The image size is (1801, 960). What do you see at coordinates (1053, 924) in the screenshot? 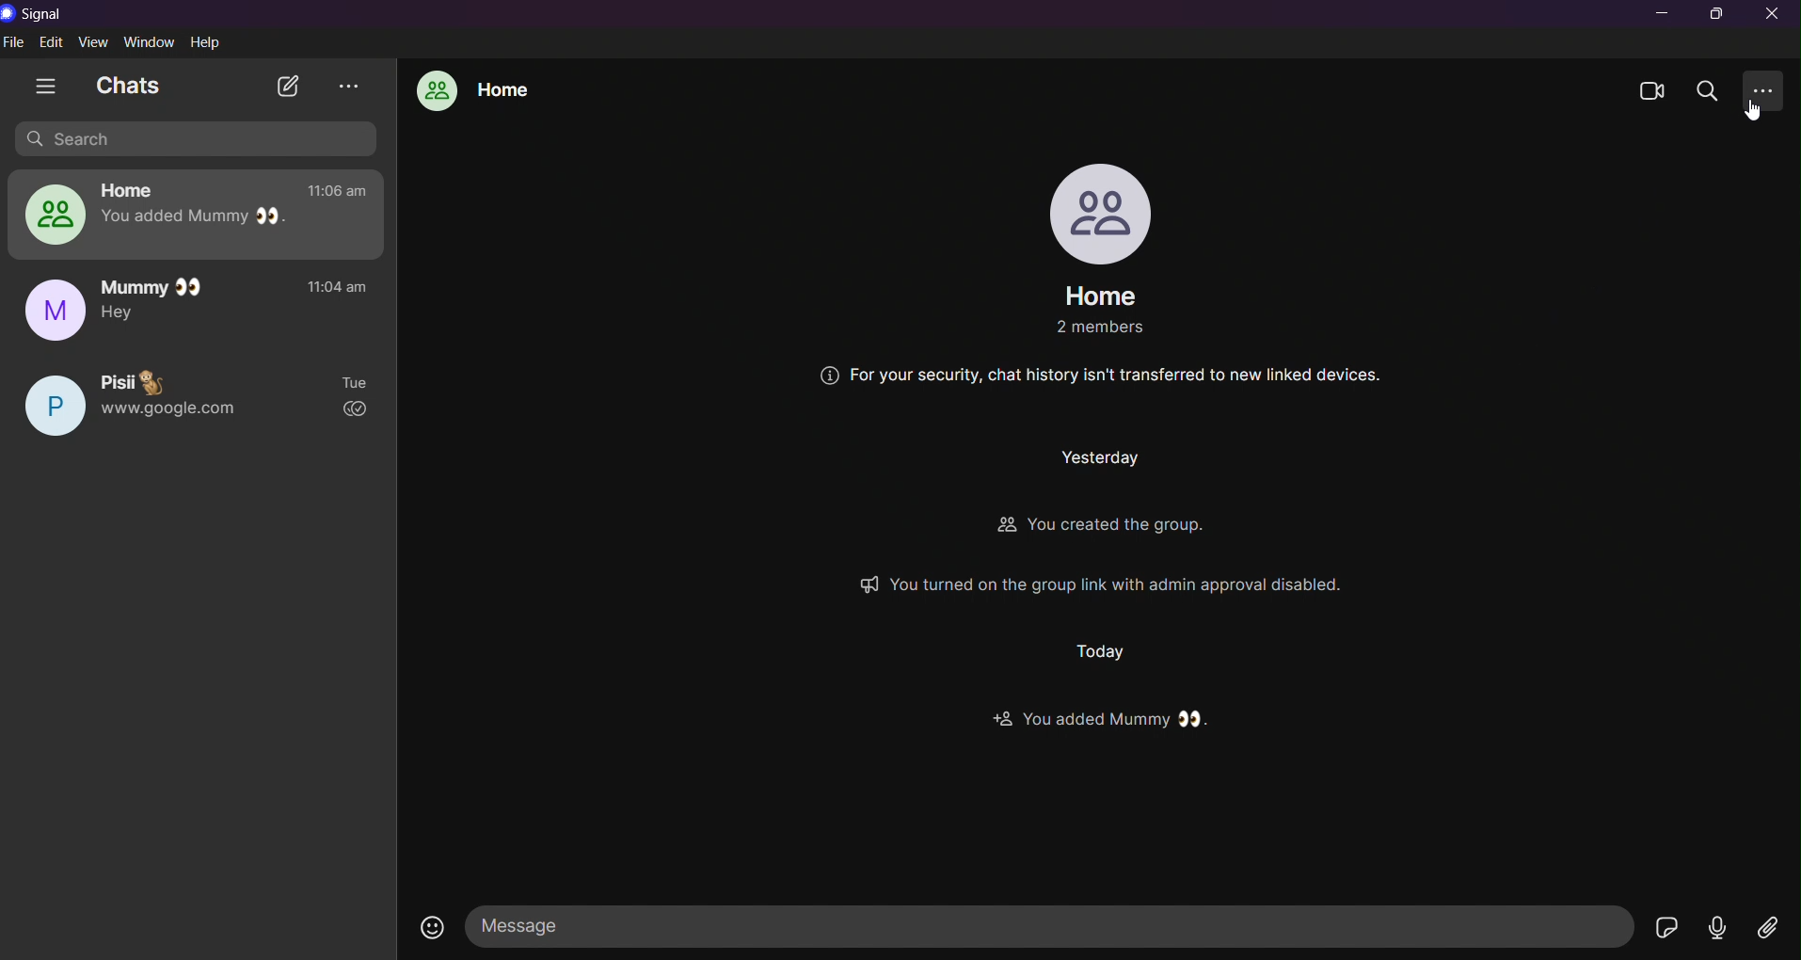
I see `message` at bounding box center [1053, 924].